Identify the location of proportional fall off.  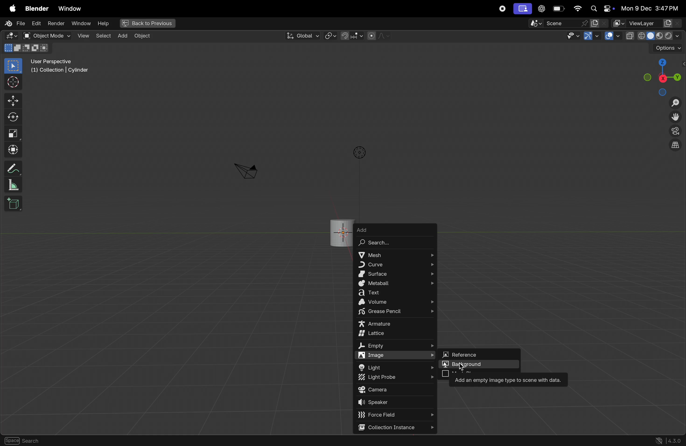
(378, 36).